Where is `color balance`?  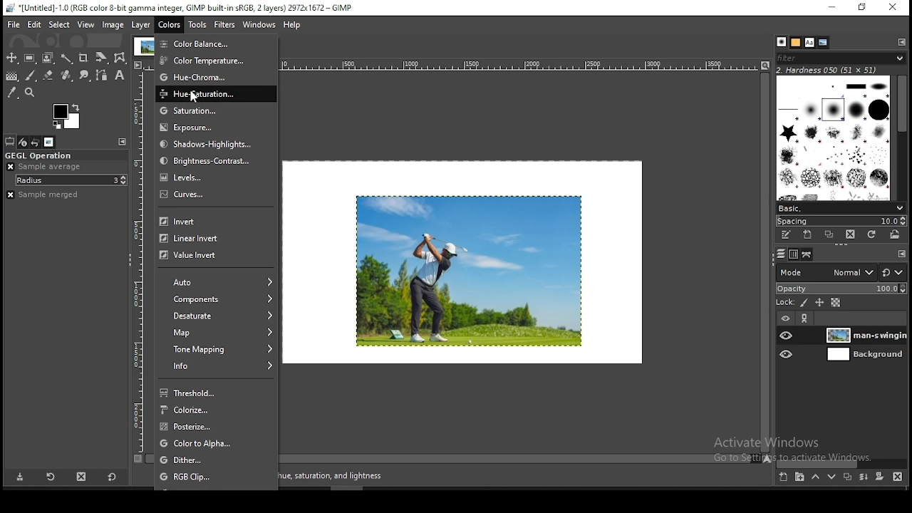 color balance is located at coordinates (216, 43).